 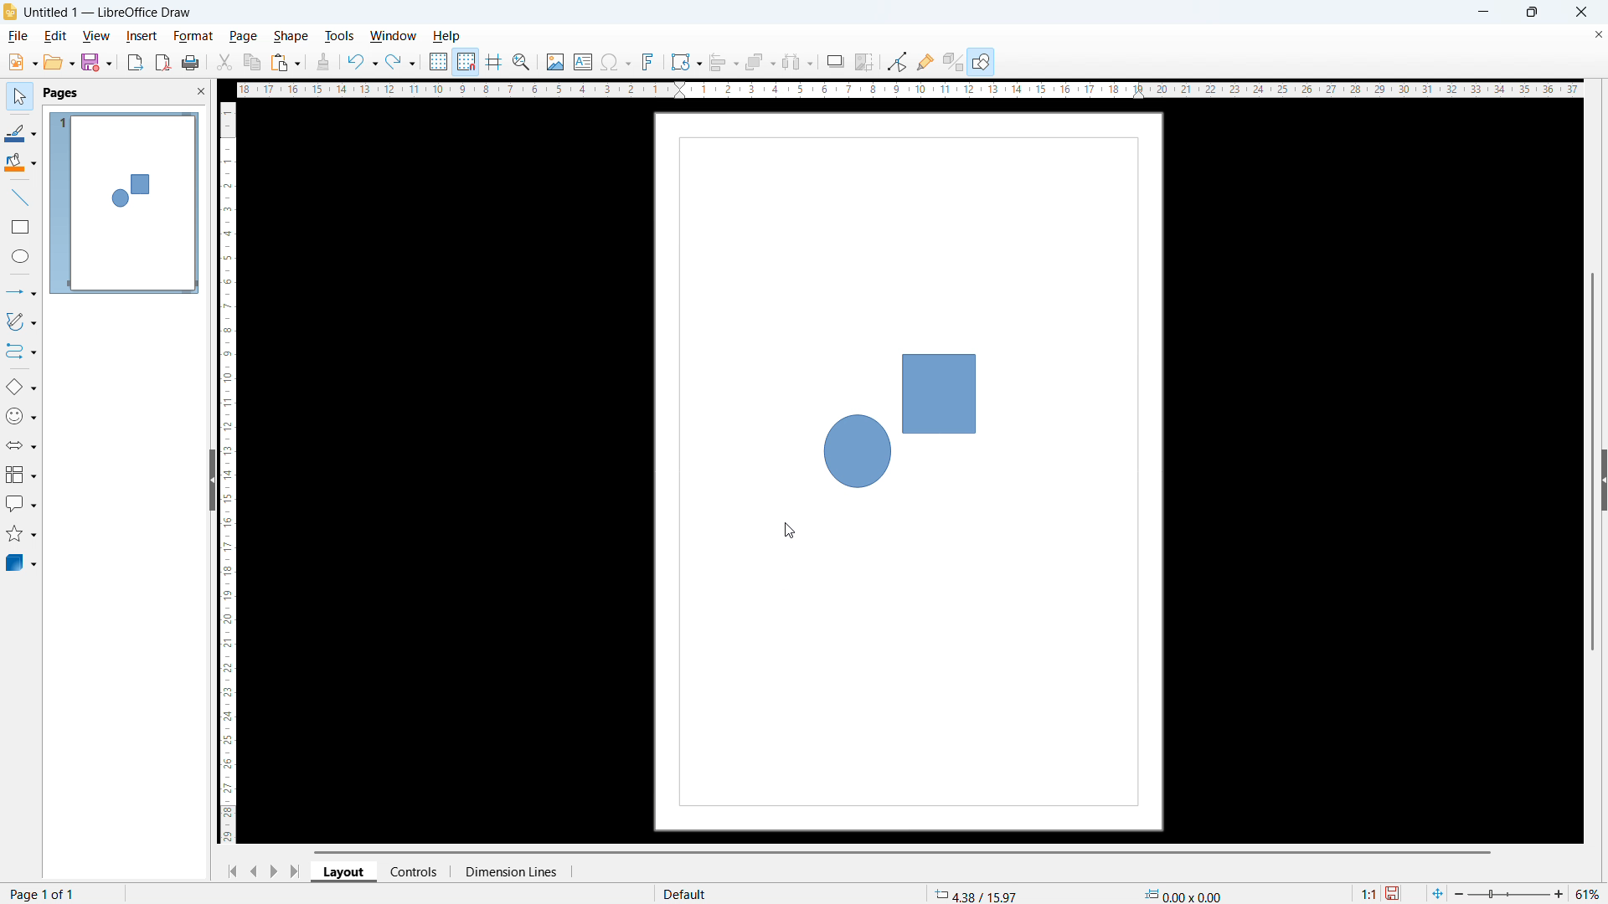 What do you see at coordinates (466, 61) in the screenshot?
I see `snap to grid` at bounding box center [466, 61].